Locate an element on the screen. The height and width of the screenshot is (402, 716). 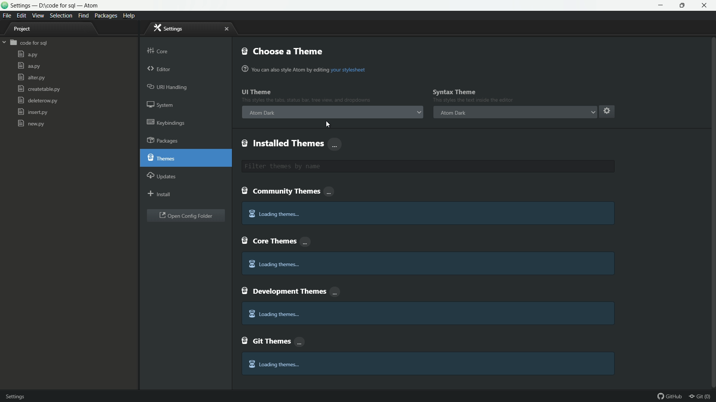
system is located at coordinates (161, 105).